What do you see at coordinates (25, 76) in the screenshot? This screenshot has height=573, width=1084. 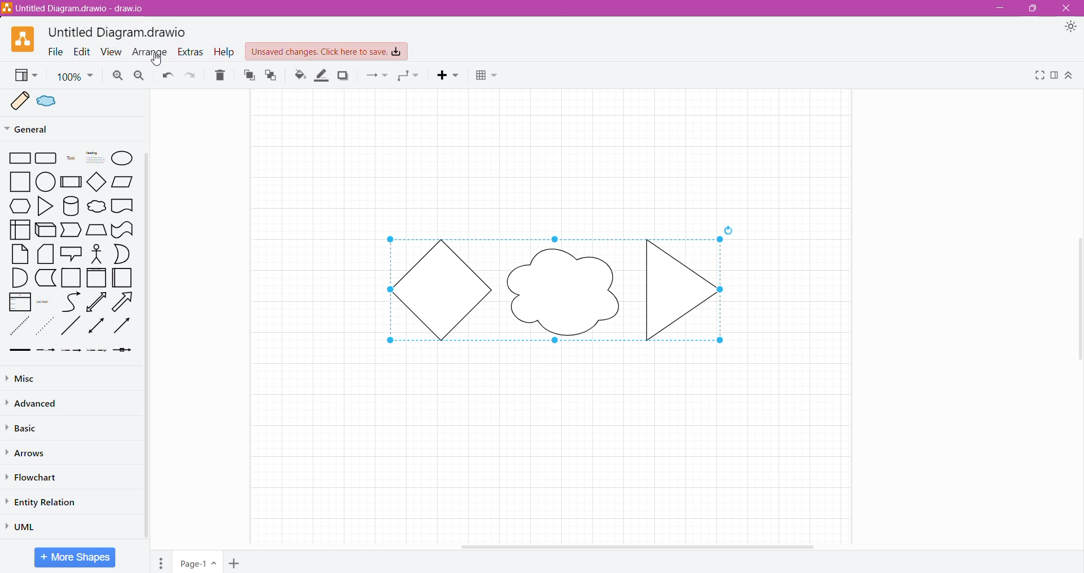 I see `View` at bounding box center [25, 76].